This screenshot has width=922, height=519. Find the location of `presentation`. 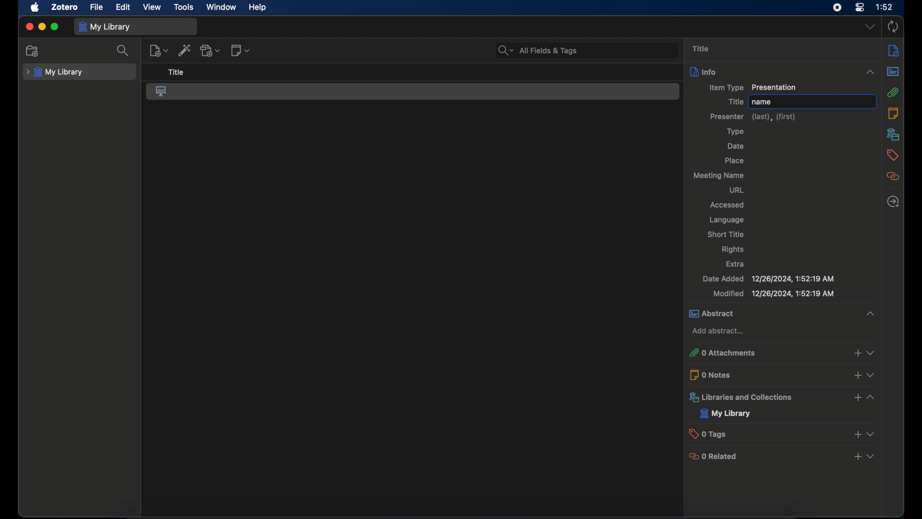

presentation is located at coordinates (162, 91).